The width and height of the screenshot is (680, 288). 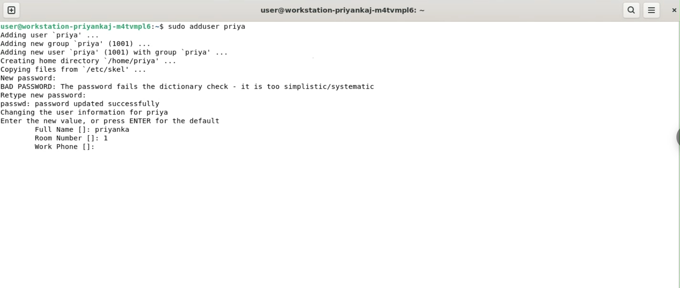 I want to click on Room Number []: 1, so click(x=72, y=138).